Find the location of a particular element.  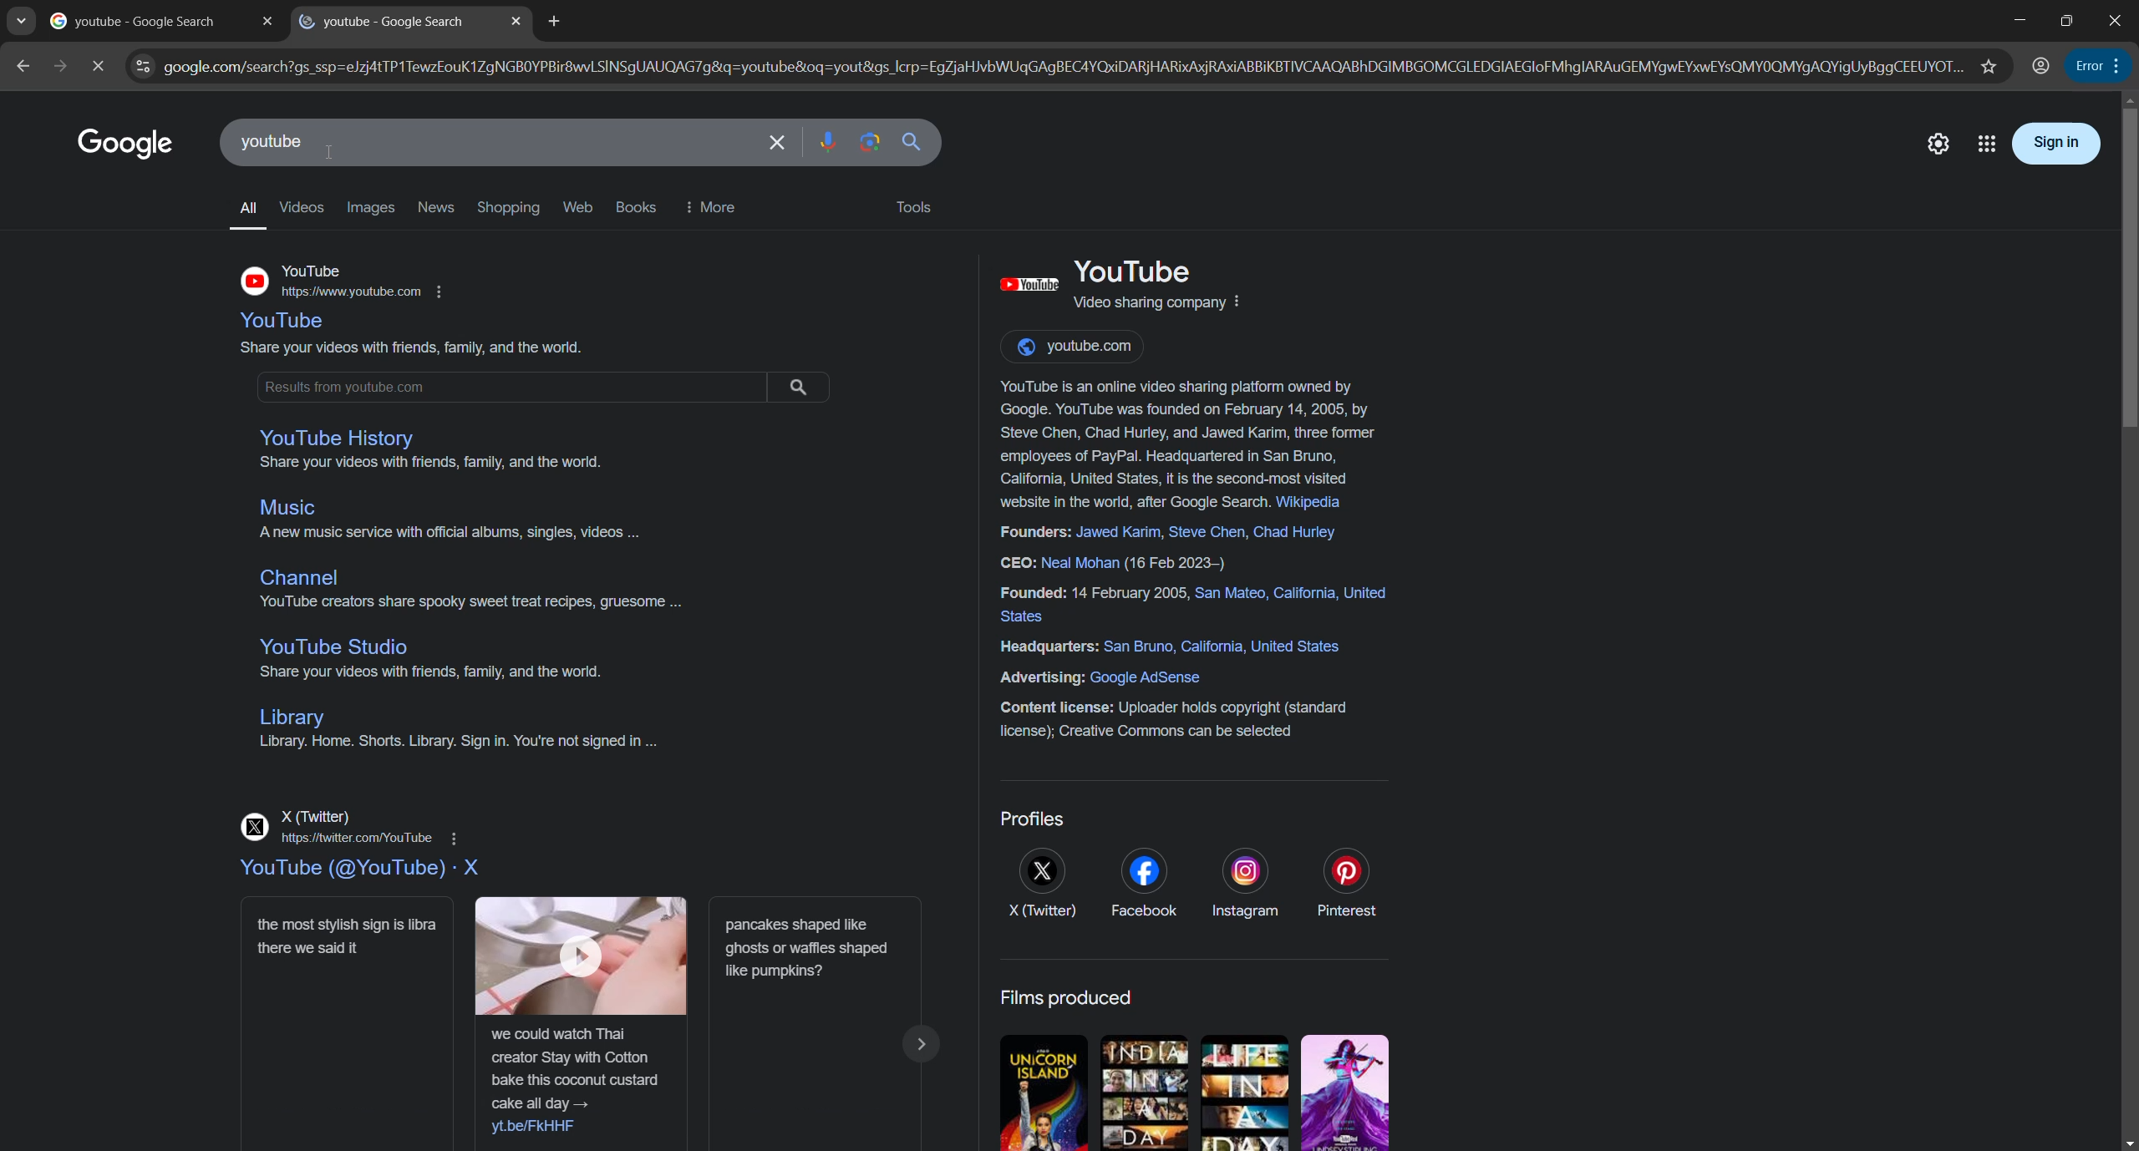

youtube is located at coordinates (347, 281).